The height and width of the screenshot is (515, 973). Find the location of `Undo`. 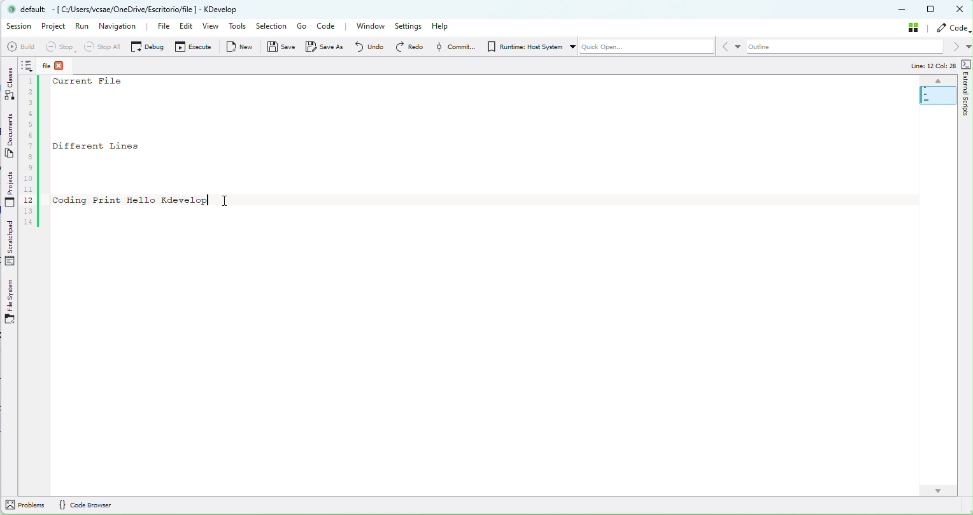

Undo is located at coordinates (369, 46).